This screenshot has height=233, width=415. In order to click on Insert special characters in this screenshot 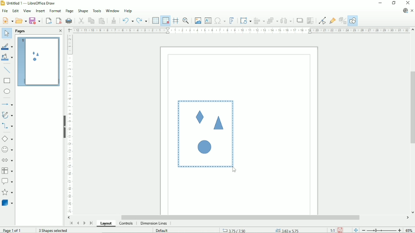, I will do `click(220, 20)`.